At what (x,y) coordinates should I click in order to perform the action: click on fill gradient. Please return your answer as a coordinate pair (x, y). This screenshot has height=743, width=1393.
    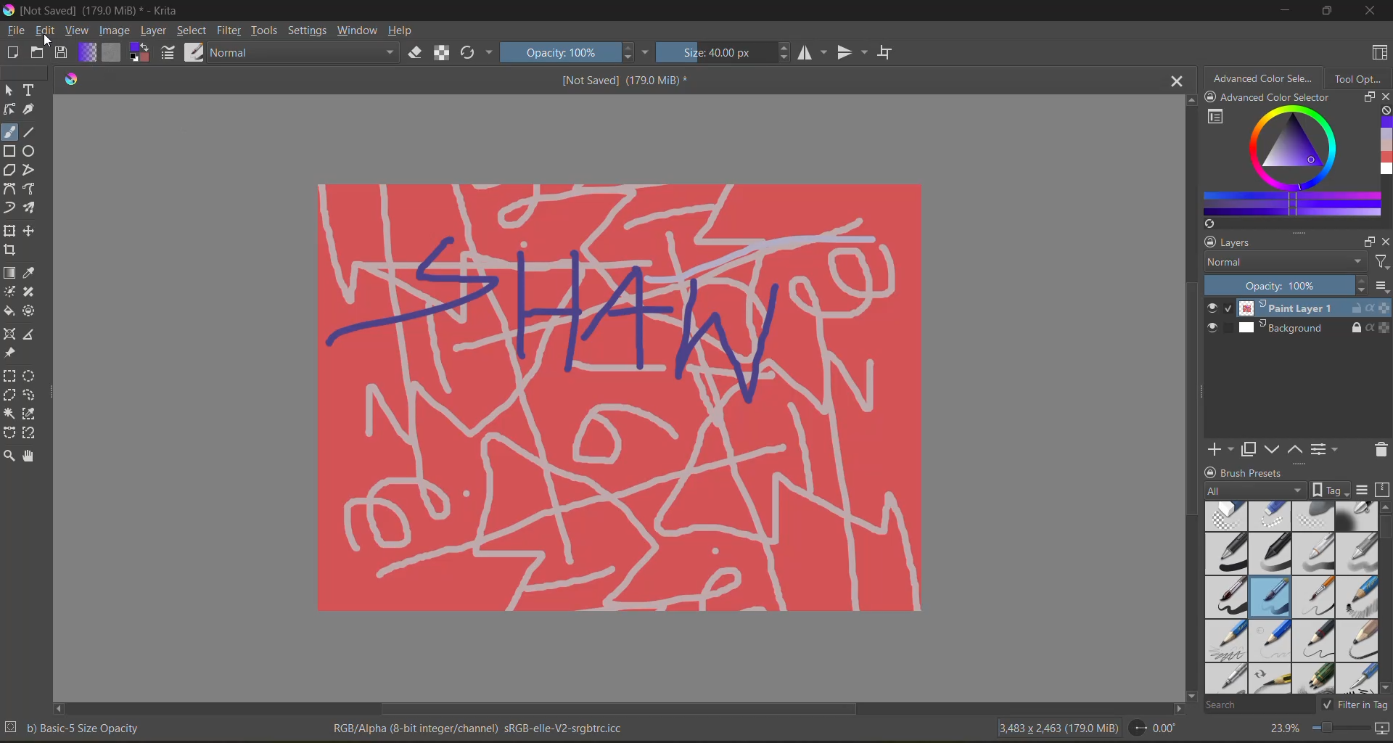
    Looking at the image, I should click on (87, 52).